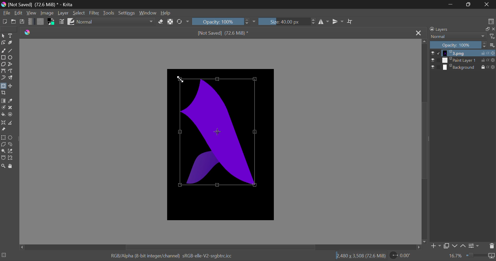 The image size is (496, 261). I want to click on logo, so click(4, 5).